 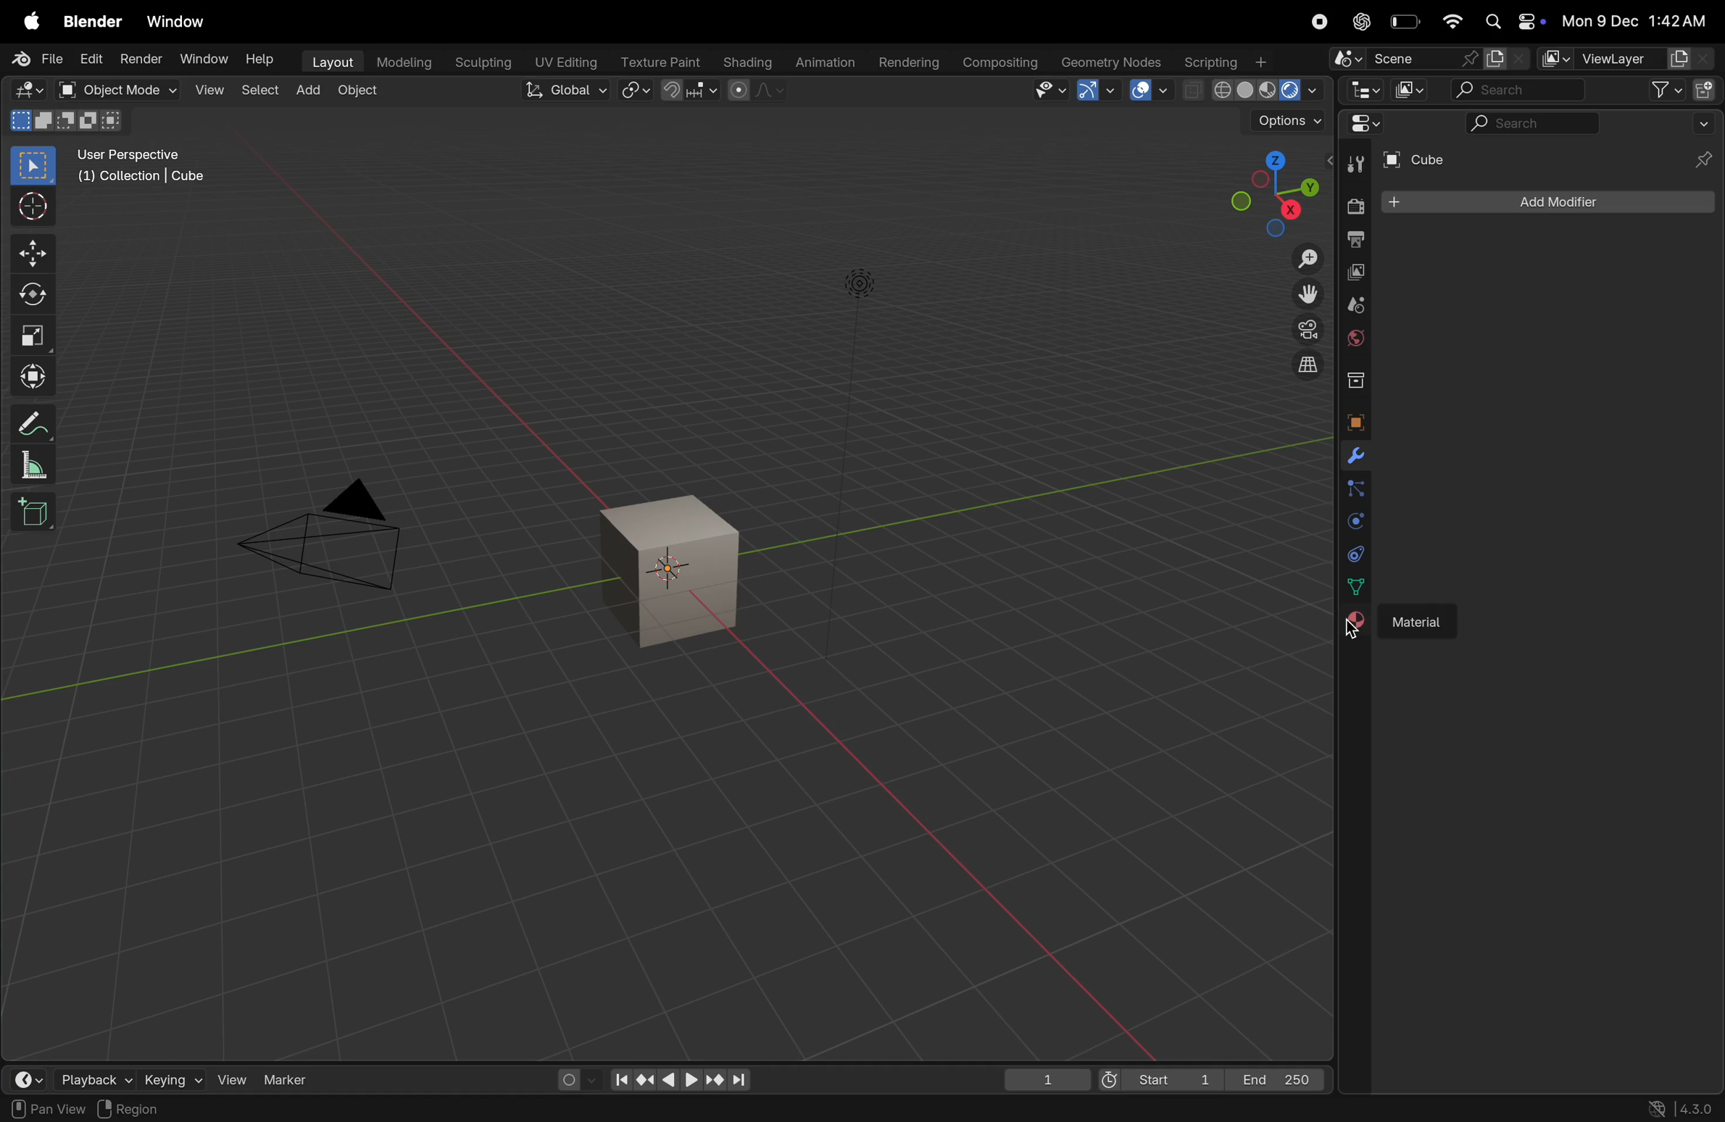 I want to click on scene, so click(x=1353, y=304).